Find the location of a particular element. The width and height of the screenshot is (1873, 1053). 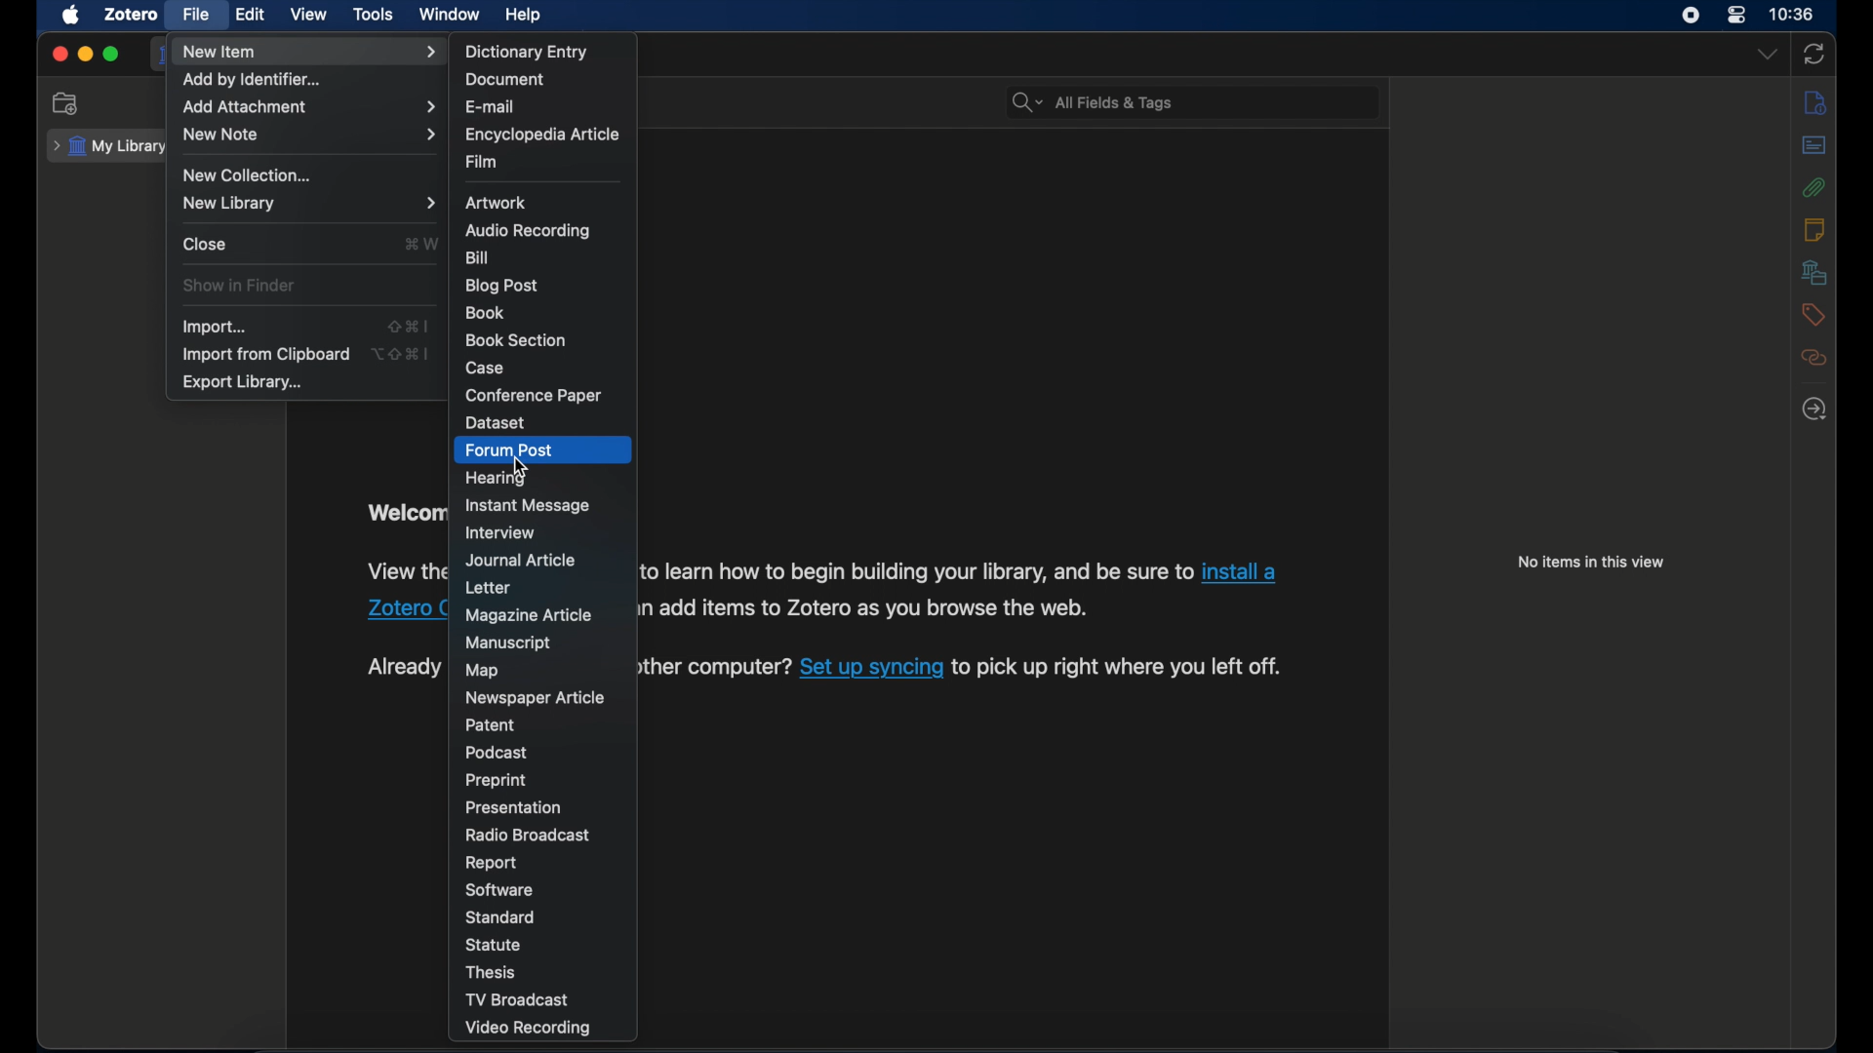

forum post is located at coordinates (509, 450).